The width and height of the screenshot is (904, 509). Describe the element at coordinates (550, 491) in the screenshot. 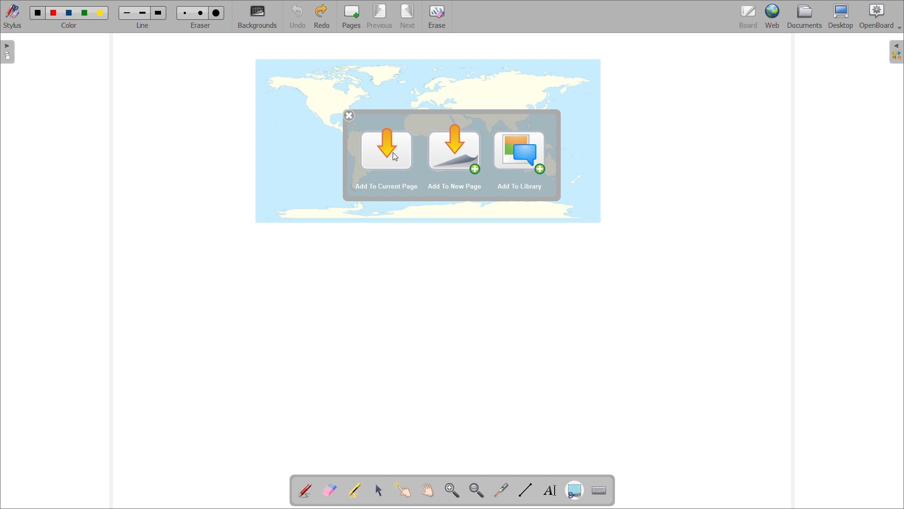

I see `write text` at that location.